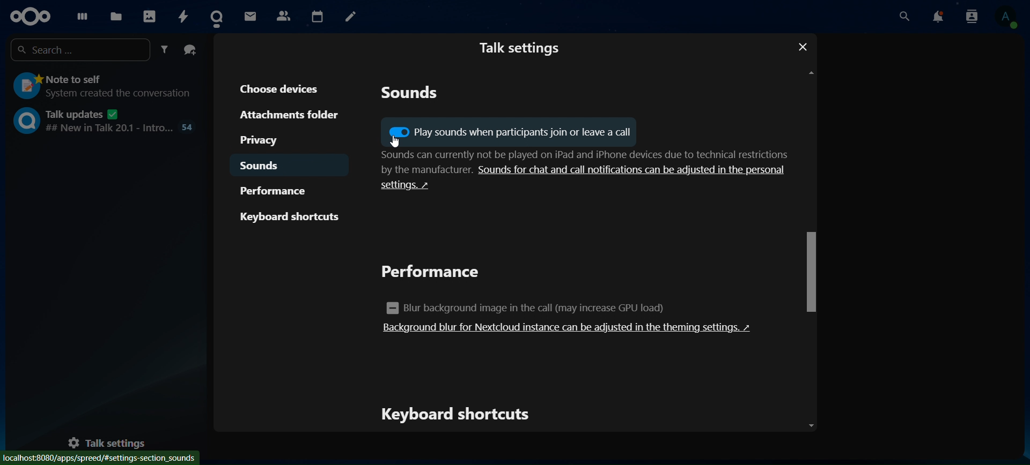  I want to click on search contact, so click(972, 17).